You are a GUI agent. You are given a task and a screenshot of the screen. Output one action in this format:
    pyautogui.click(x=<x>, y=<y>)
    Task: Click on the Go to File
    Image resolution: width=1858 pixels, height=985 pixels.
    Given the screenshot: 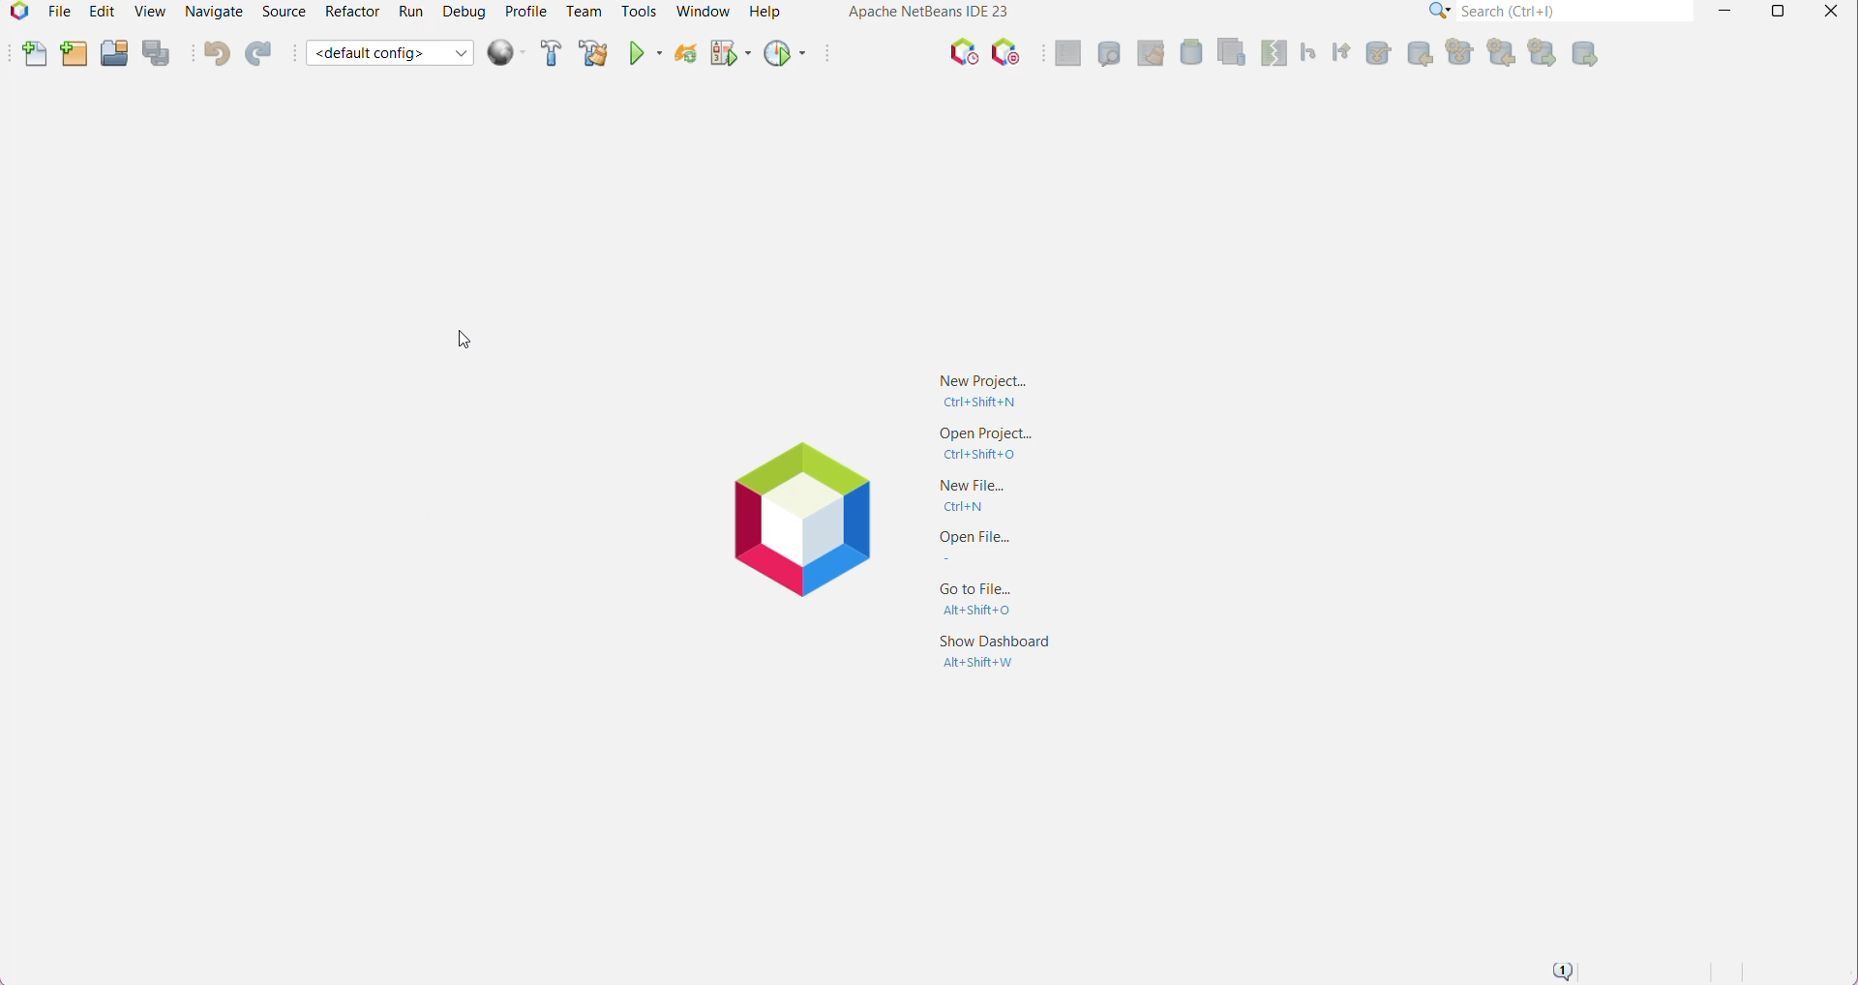 What is the action you would take?
    pyautogui.click(x=987, y=597)
    